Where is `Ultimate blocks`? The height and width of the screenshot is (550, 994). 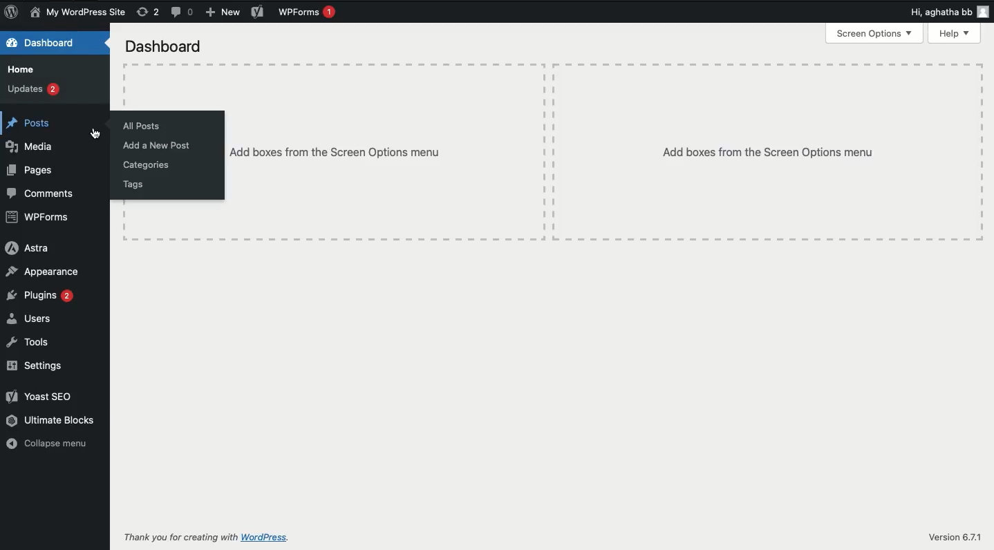 Ultimate blocks is located at coordinates (50, 419).